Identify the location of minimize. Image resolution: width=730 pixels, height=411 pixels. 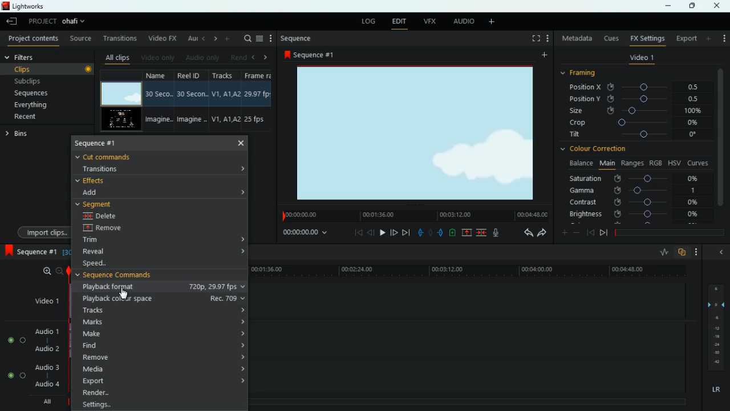
(667, 6).